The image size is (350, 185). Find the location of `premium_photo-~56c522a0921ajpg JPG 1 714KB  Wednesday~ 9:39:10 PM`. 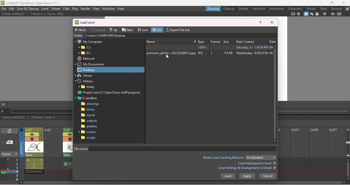

premium_photo-~56c522a0921ajpg JPG 1 714KB  Wednesday~ 9:39:10 PM is located at coordinates (208, 53).